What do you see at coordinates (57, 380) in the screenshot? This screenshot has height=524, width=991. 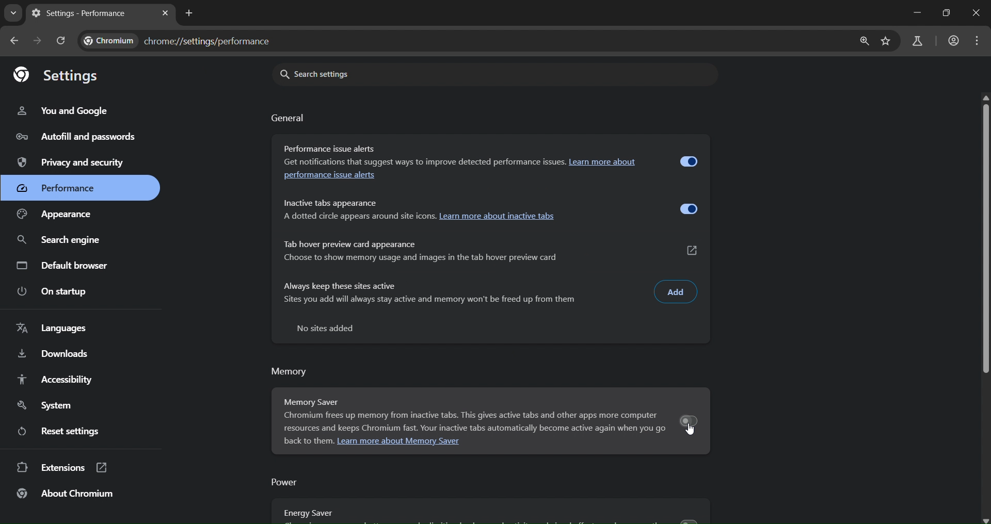 I see `accessibility` at bounding box center [57, 380].